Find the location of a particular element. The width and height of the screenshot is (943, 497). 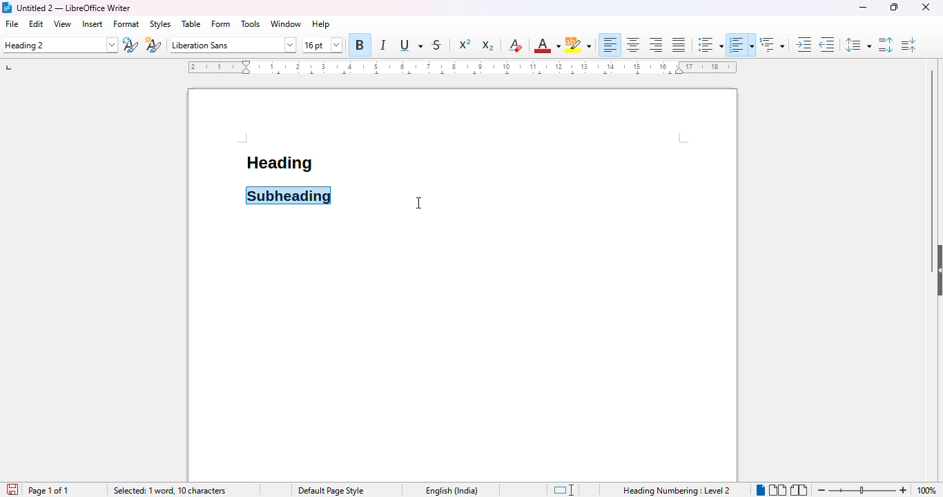

toggle unordered list is located at coordinates (711, 45).